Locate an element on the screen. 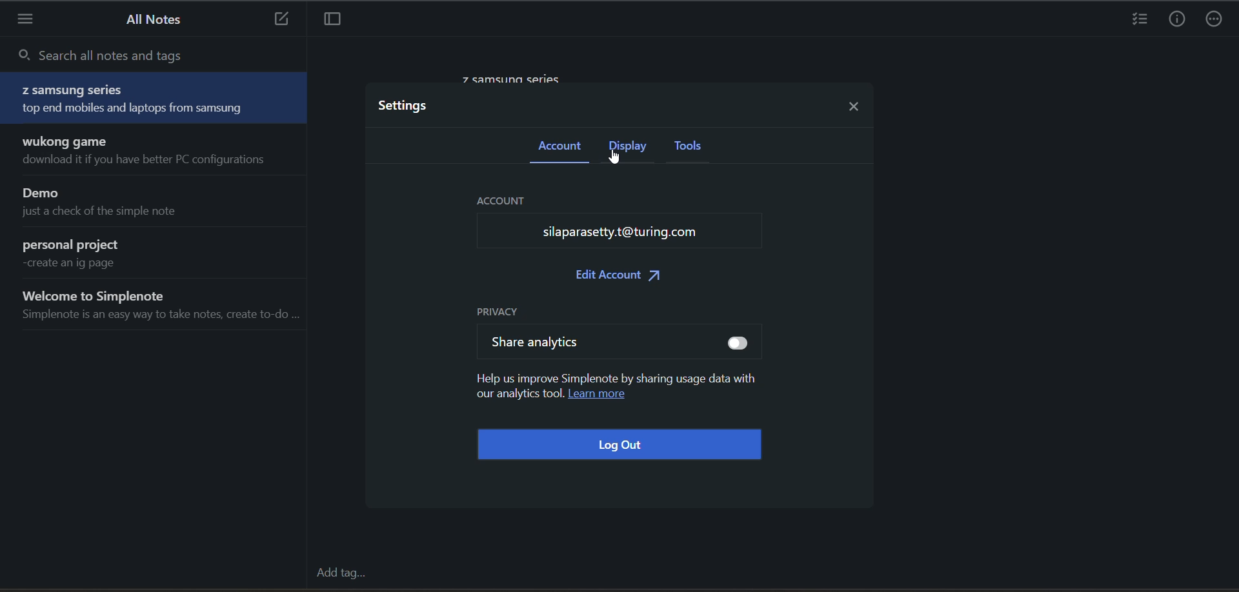 The height and width of the screenshot is (592, 1239). Welcome to Simplenote
Simplenote is an easy way to take notes, create to-do ... is located at coordinates (158, 308).